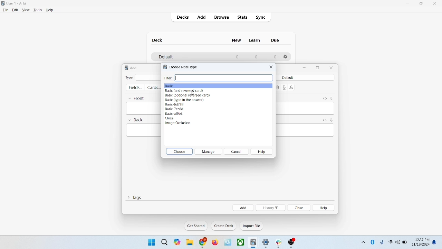 Image resolution: width=442 pixels, height=249 pixels. Describe the element at coordinates (138, 98) in the screenshot. I see `front` at that location.